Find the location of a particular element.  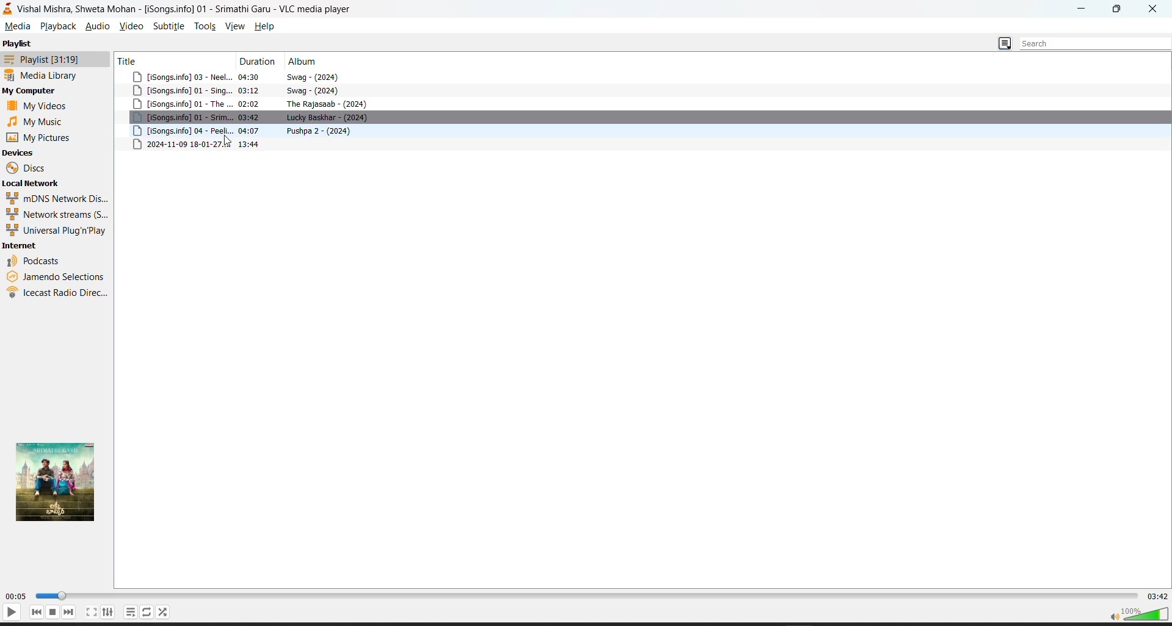

jamendo selections is located at coordinates (57, 276).